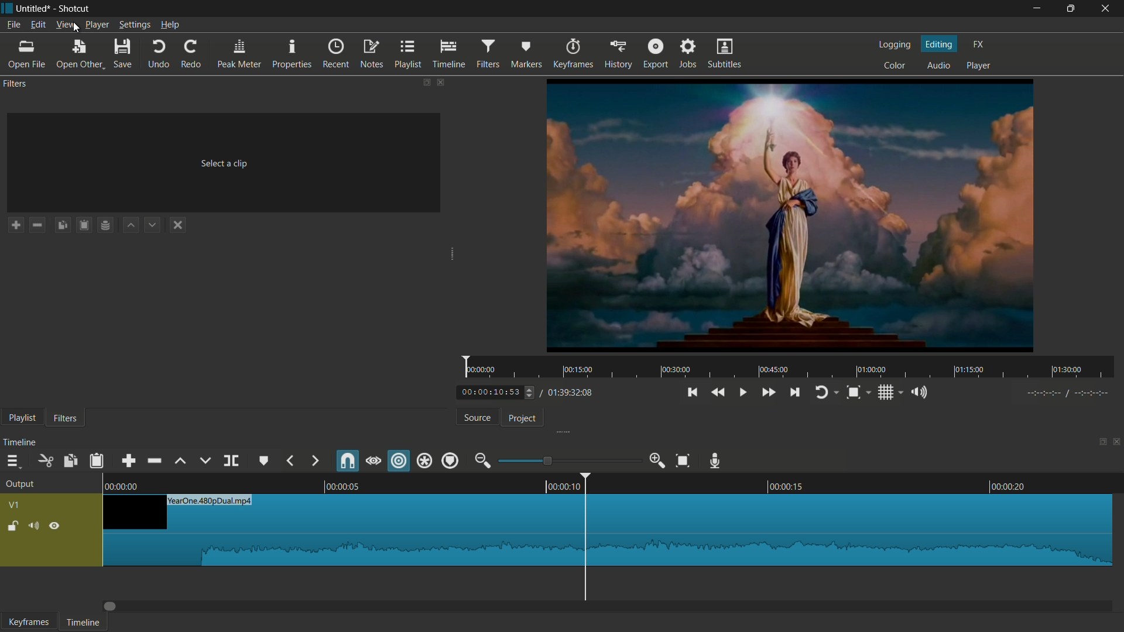 The image size is (1124, 632). What do you see at coordinates (371, 54) in the screenshot?
I see `notes` at bounding box center [371, 54].